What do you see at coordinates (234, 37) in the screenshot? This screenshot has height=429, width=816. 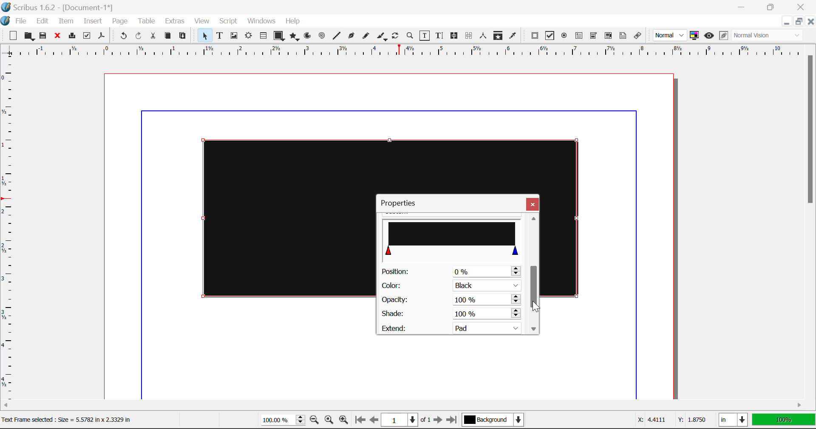 I see `Image Frame` at bounding box center [234, 37].